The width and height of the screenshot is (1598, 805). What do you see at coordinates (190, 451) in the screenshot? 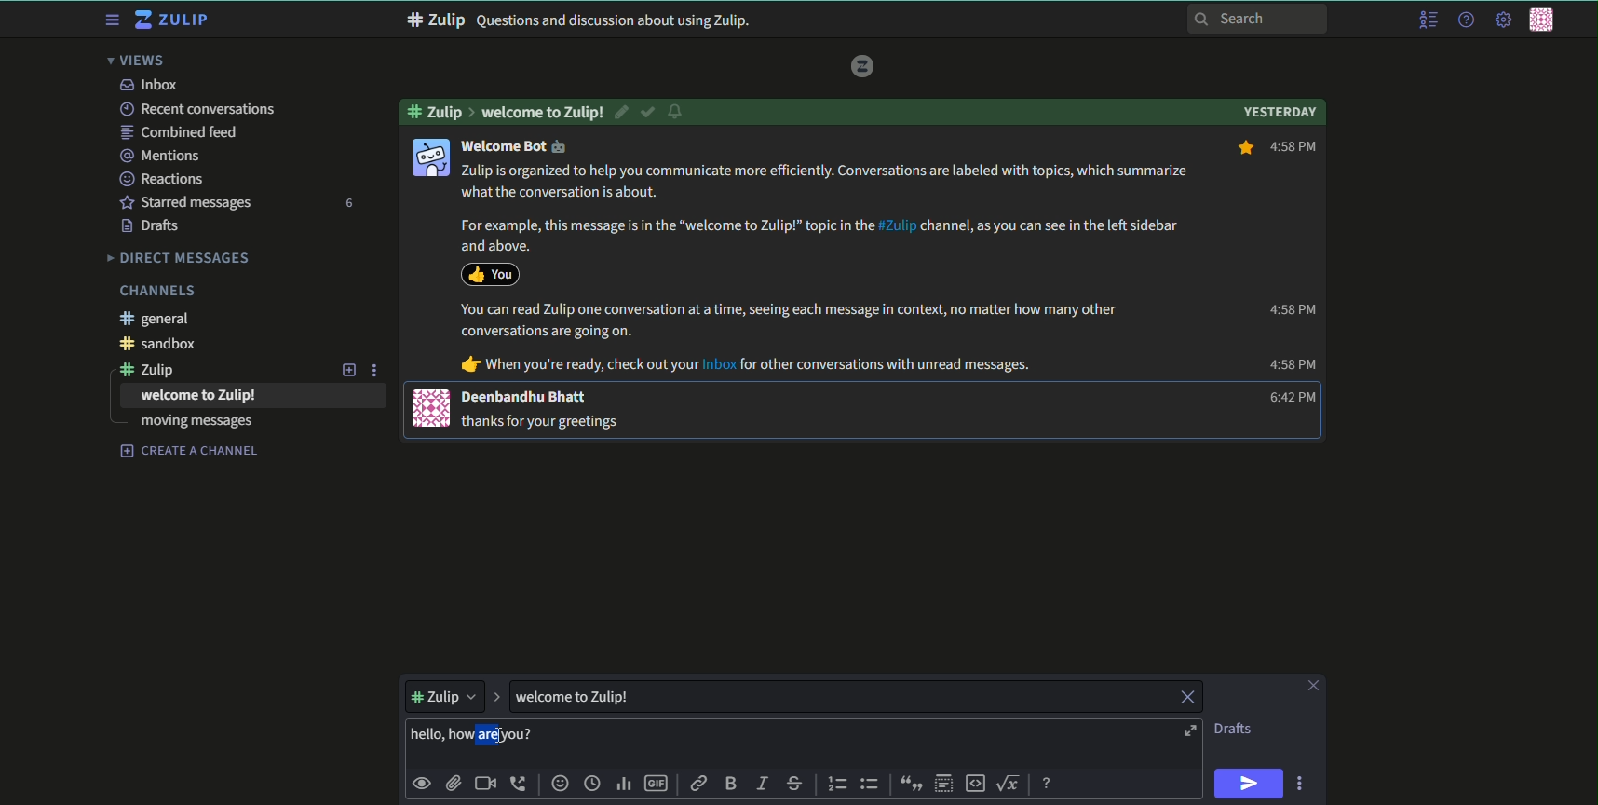
I see `create a channel` at bounding box center [190, 451].